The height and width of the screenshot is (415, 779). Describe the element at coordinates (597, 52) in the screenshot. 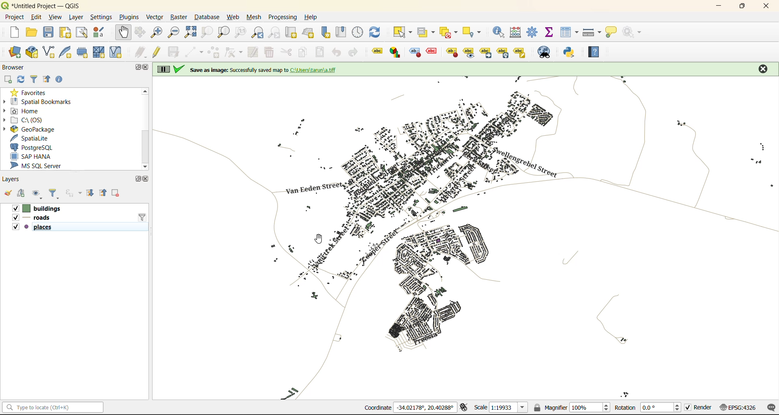

I see `help` at that location.